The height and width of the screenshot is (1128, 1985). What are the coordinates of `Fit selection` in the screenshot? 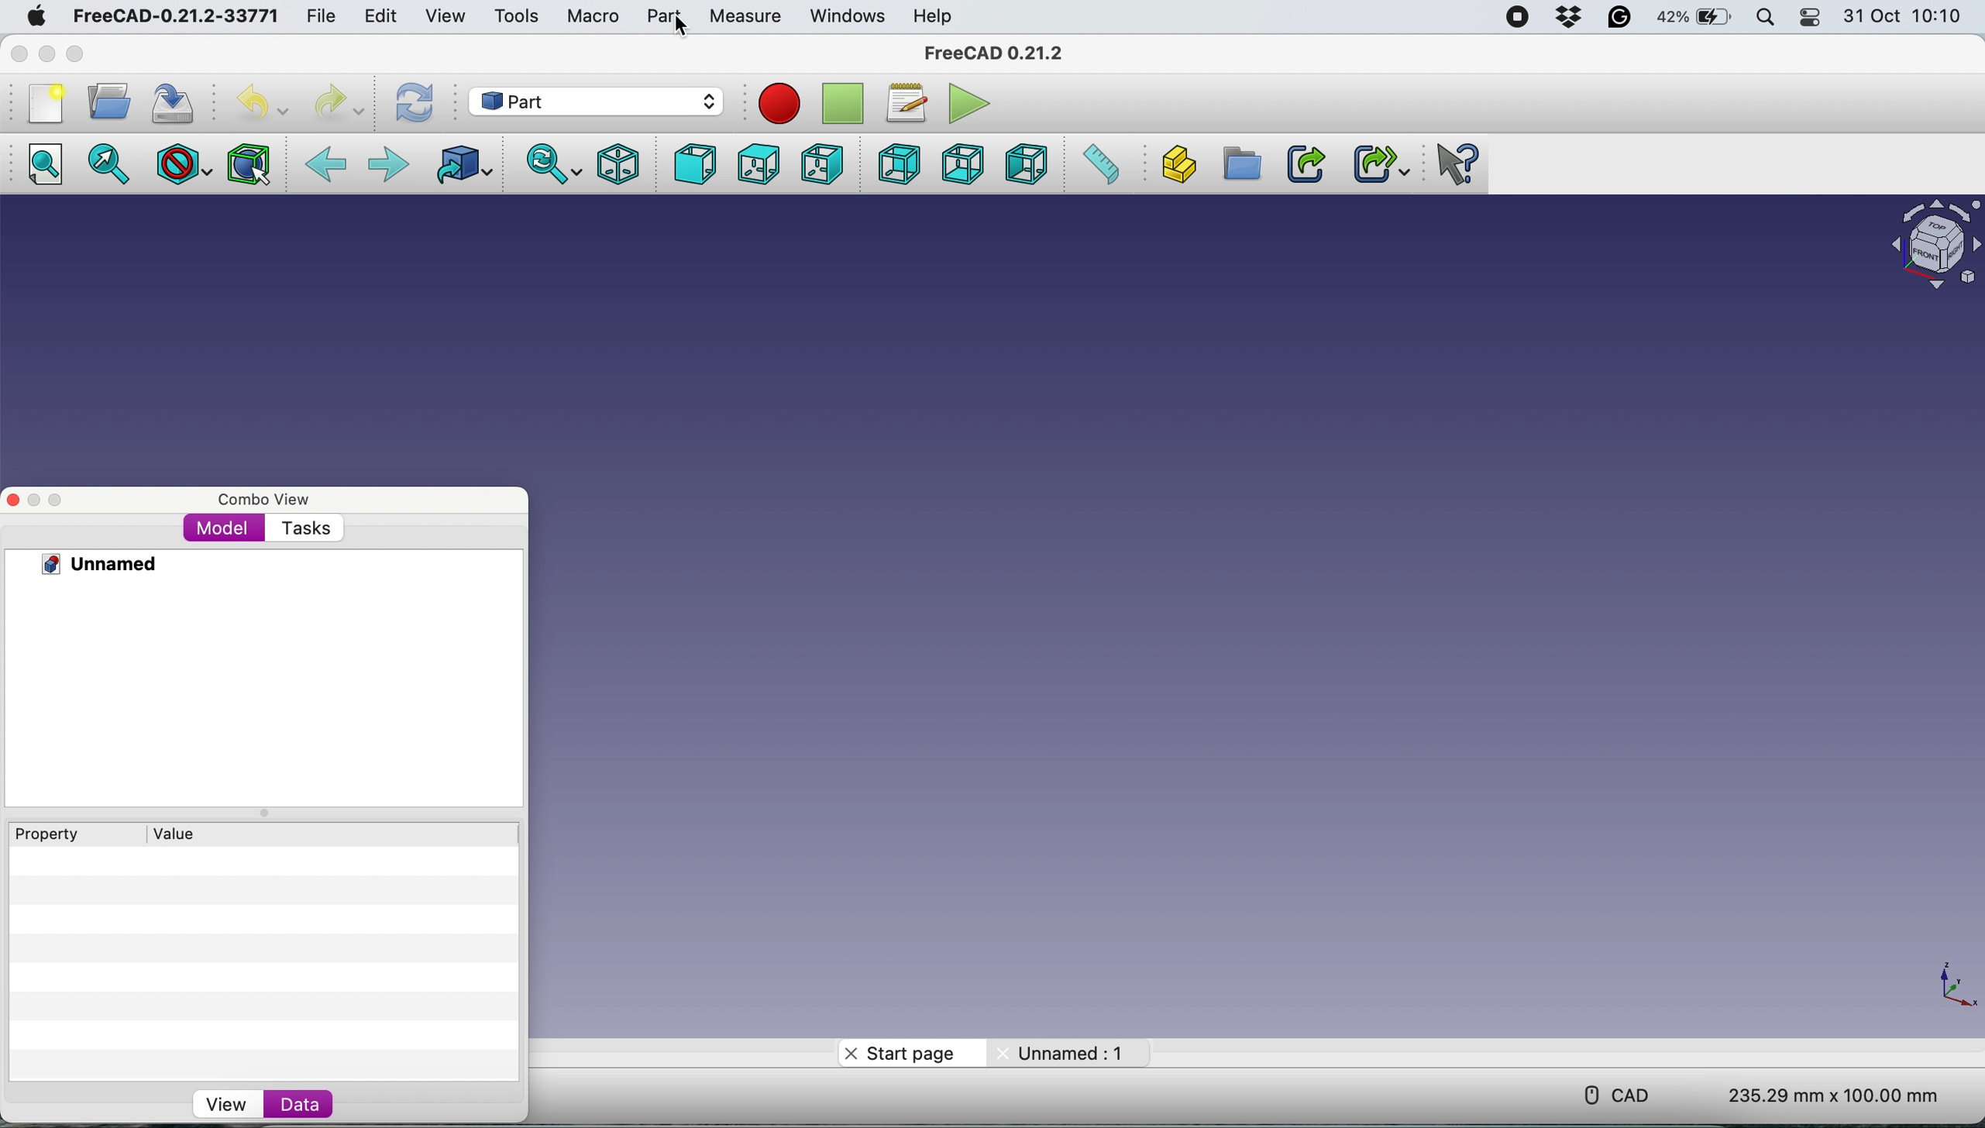 It's located at (103, 163).